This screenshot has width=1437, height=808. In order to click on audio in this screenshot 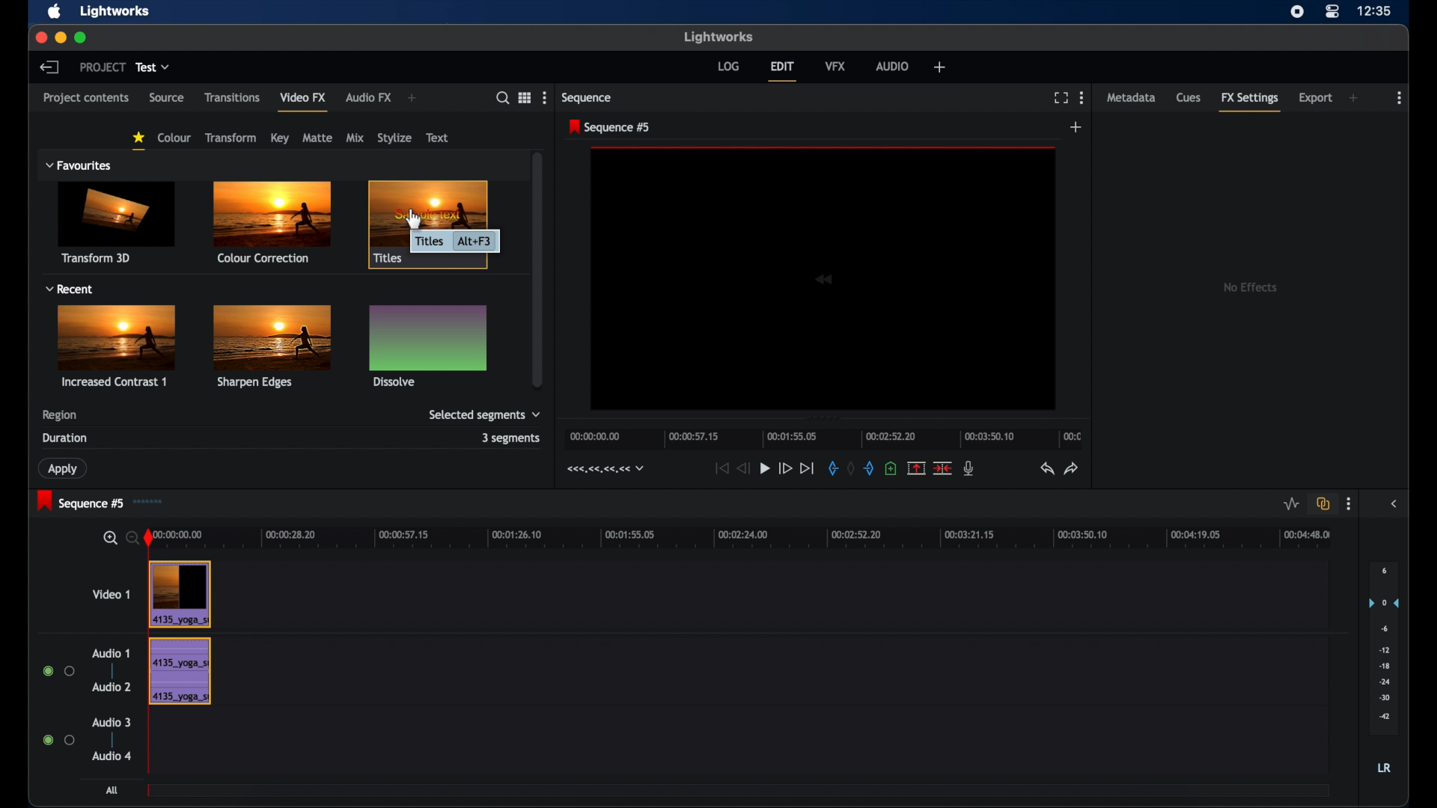, I will do `click(892, 65)`.